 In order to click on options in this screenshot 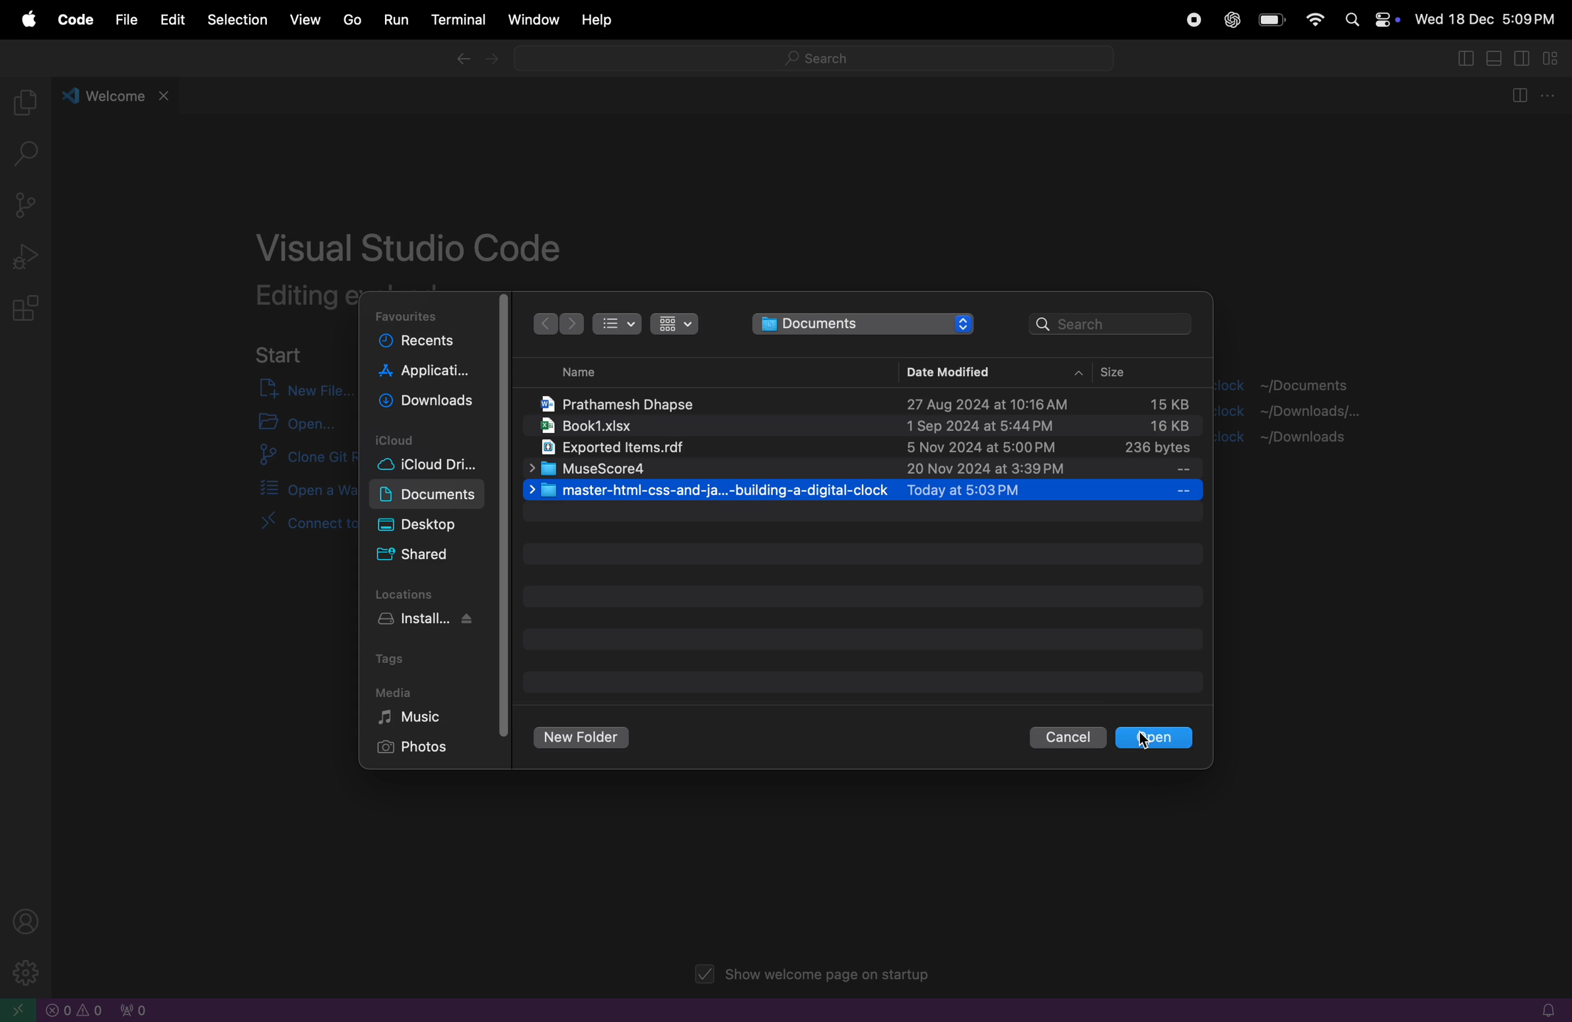, I will do `click(1551, 96)`.